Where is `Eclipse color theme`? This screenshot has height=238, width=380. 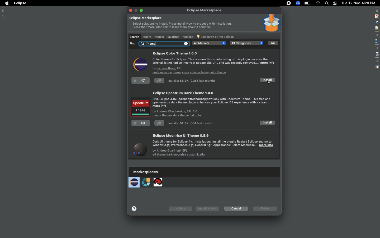
Eclipse color theme is located at coordinates (213, 63).